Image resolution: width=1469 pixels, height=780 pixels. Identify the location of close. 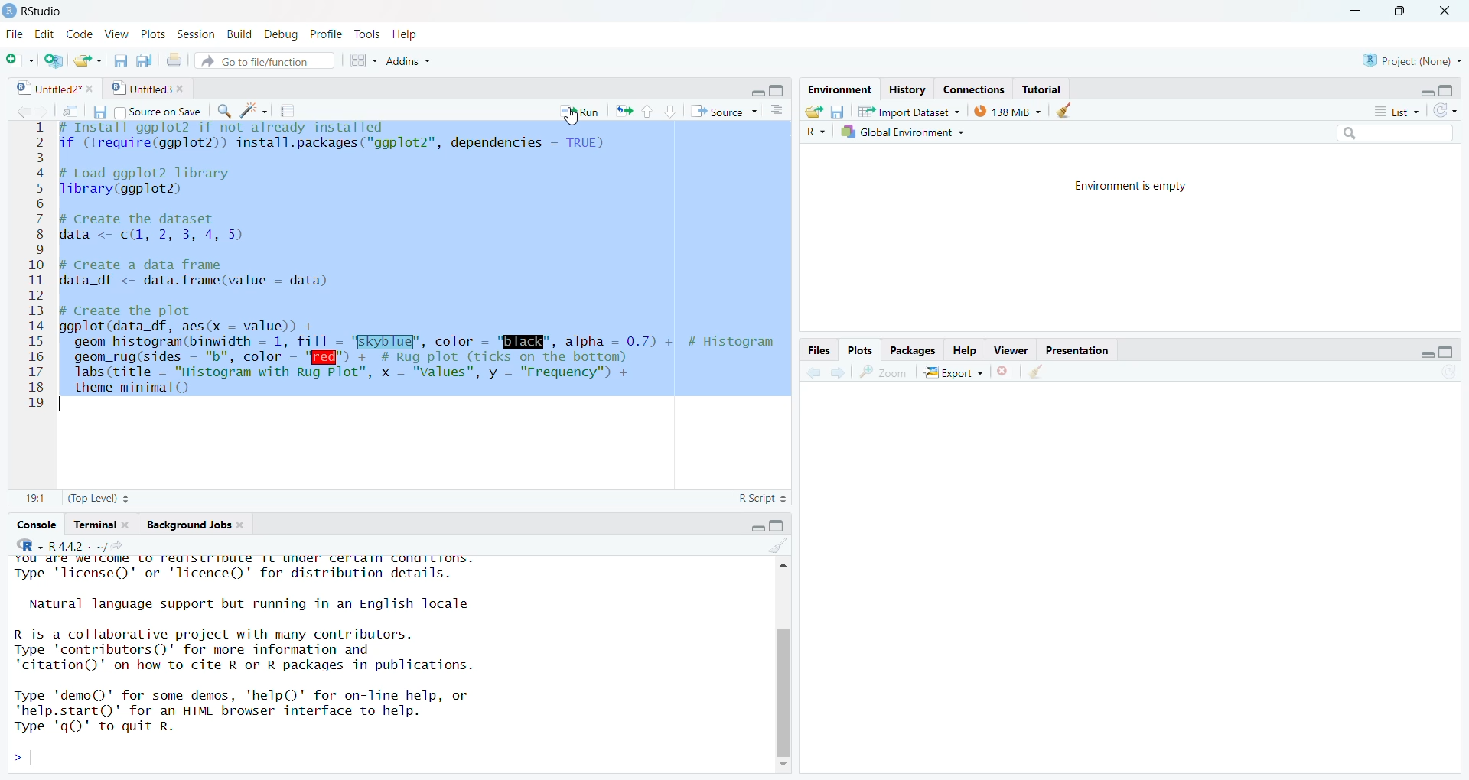
(1447, 13).